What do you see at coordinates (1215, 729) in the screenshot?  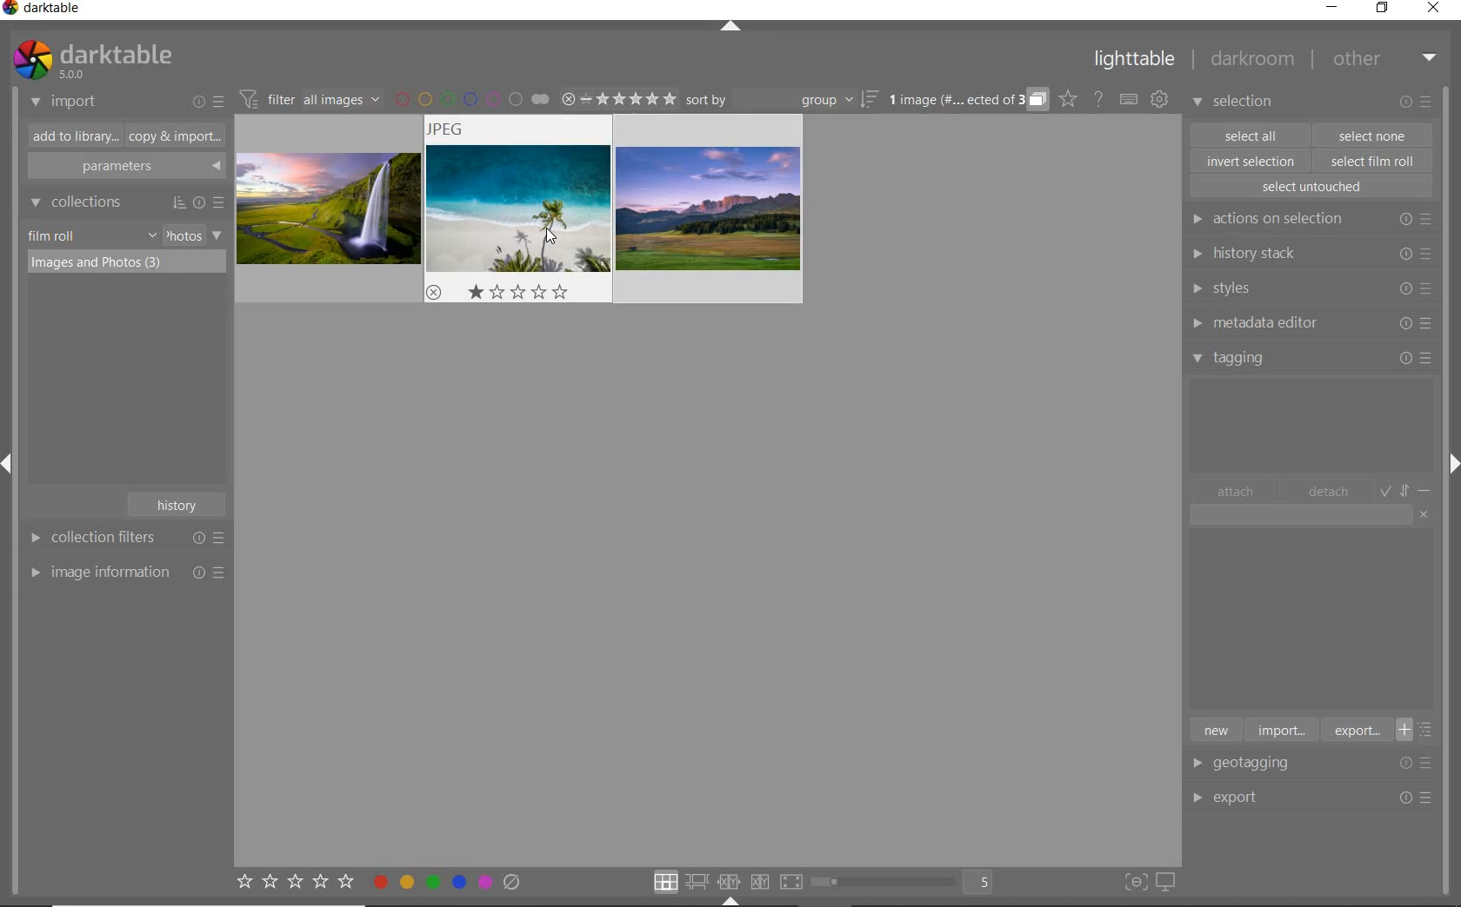 I see `new` at bounding box center [1215, 729].